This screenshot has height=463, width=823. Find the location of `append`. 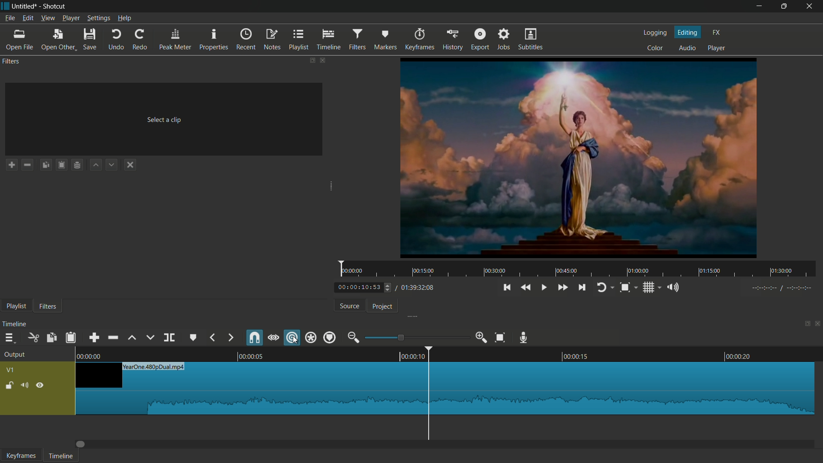

append is located at coordinates (94, 337).